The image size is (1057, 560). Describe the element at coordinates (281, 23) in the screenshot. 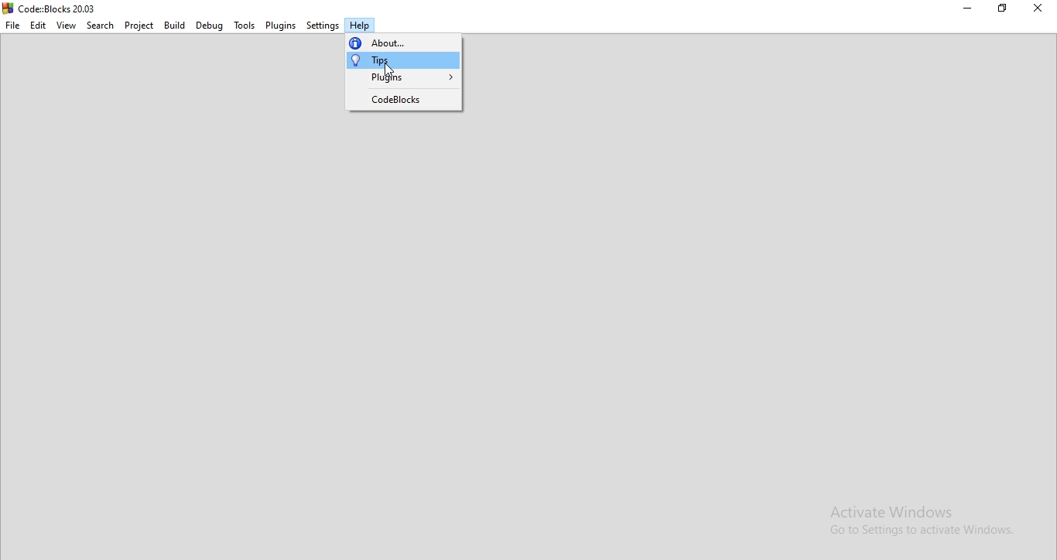

I see `Plugins ` at that location.